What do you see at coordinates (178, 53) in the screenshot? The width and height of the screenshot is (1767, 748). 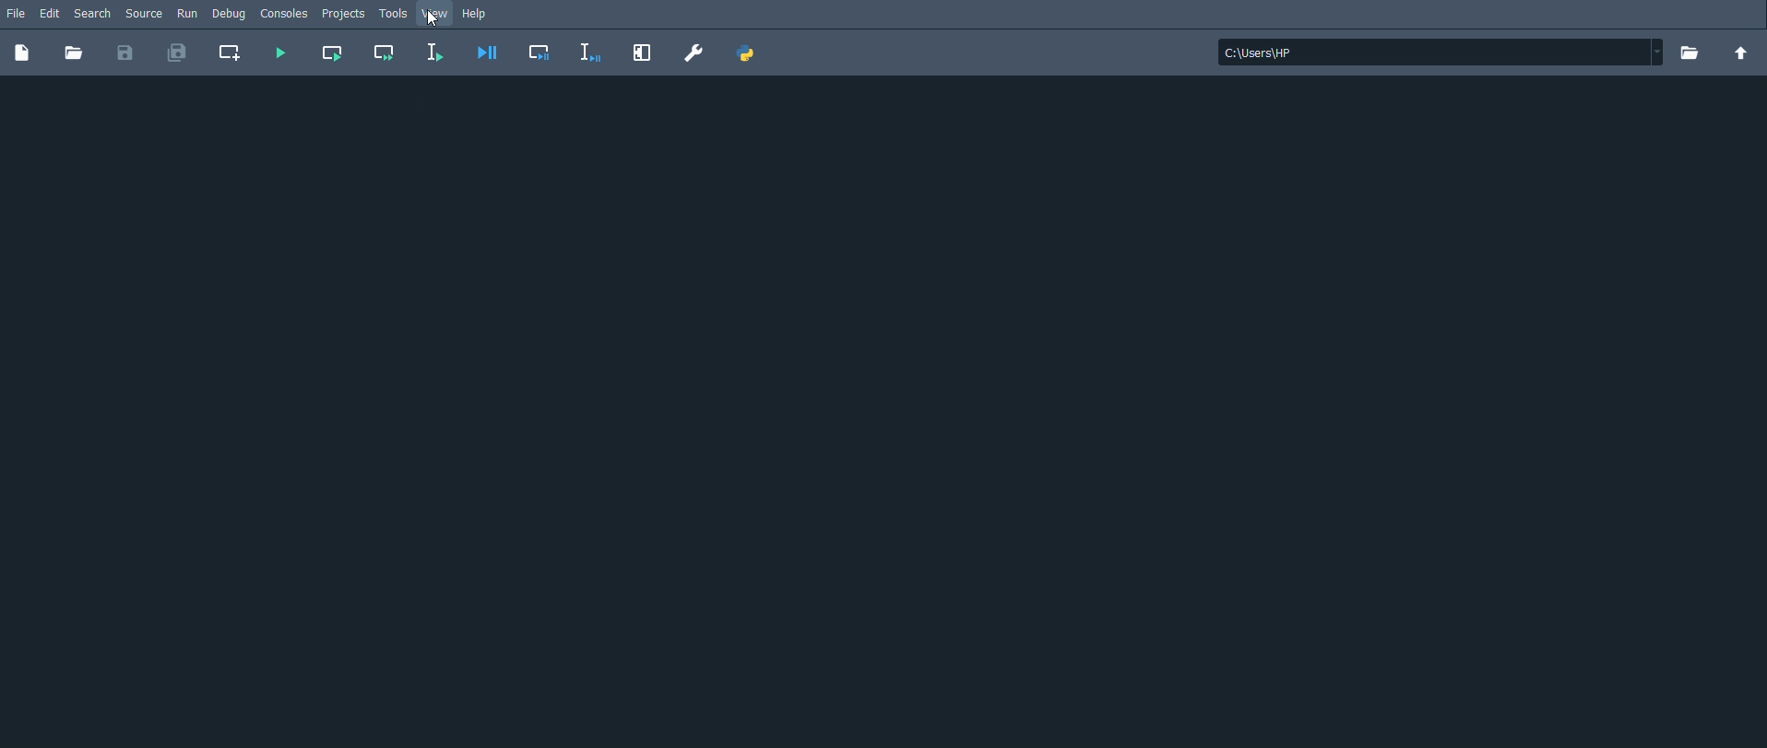 I see `Save all files` at bounding box center [178, 53].